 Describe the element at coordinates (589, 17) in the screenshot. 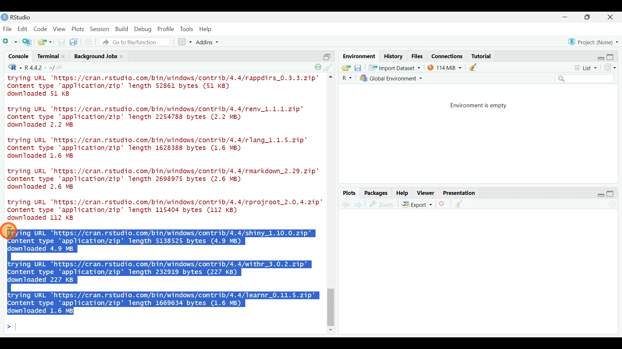

I see `maximize` at that location.